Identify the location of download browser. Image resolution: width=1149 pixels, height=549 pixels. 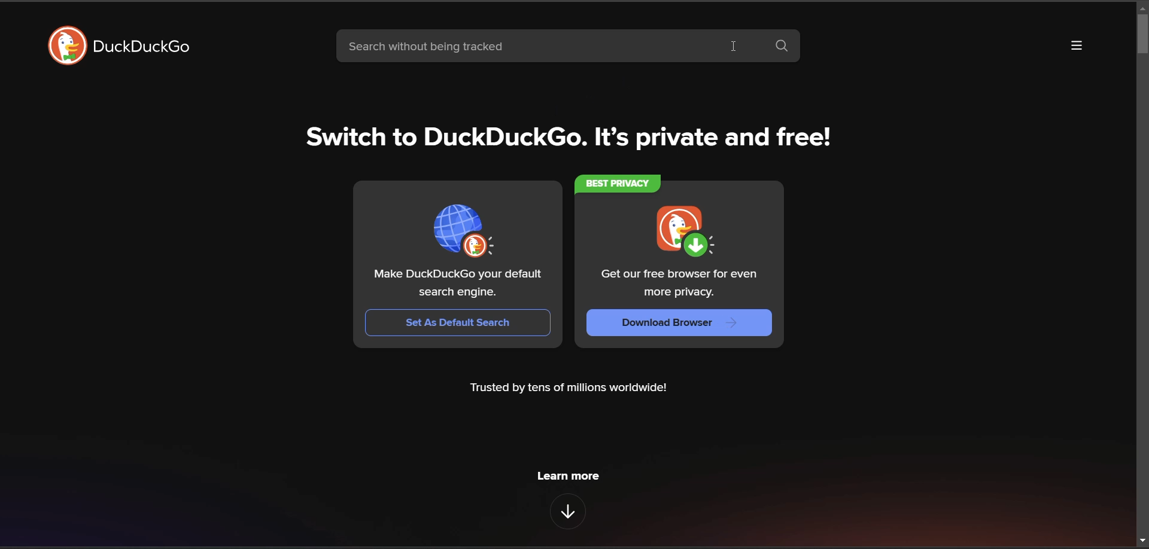
(677, 323).